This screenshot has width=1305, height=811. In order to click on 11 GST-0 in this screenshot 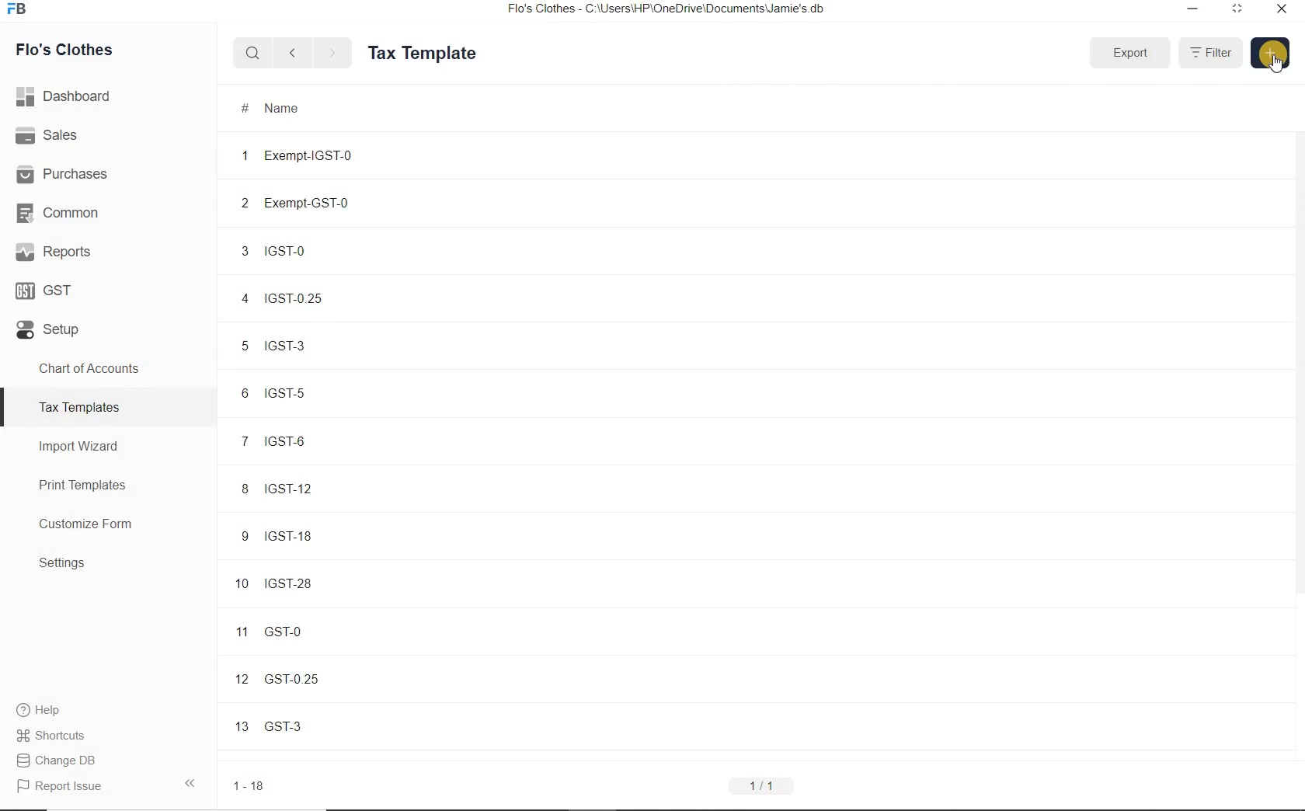, I will do `click(325, 630)`.